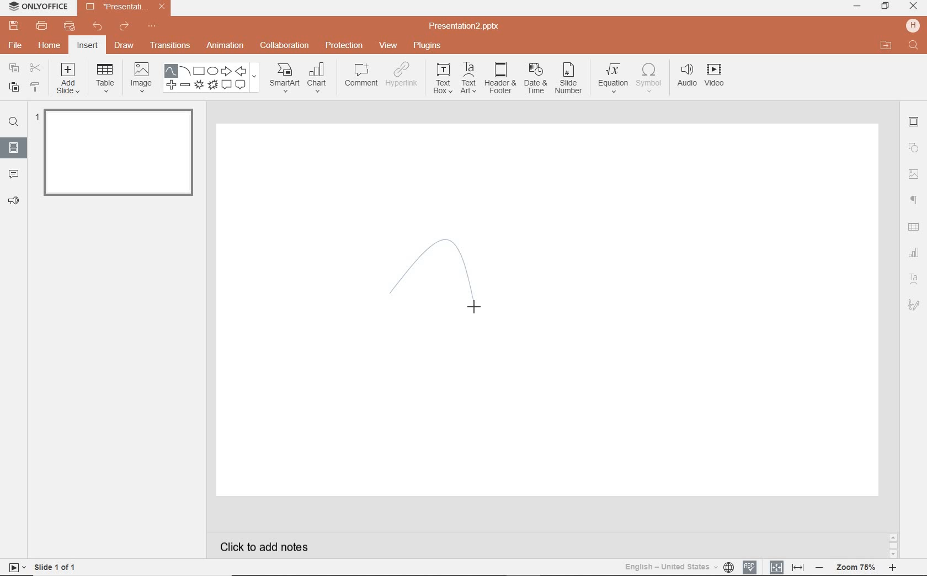 This screenshot has width=927, height=576. Describe the element at coordinates (16, 26) in the screenshot. I see `SAVE` at that location.